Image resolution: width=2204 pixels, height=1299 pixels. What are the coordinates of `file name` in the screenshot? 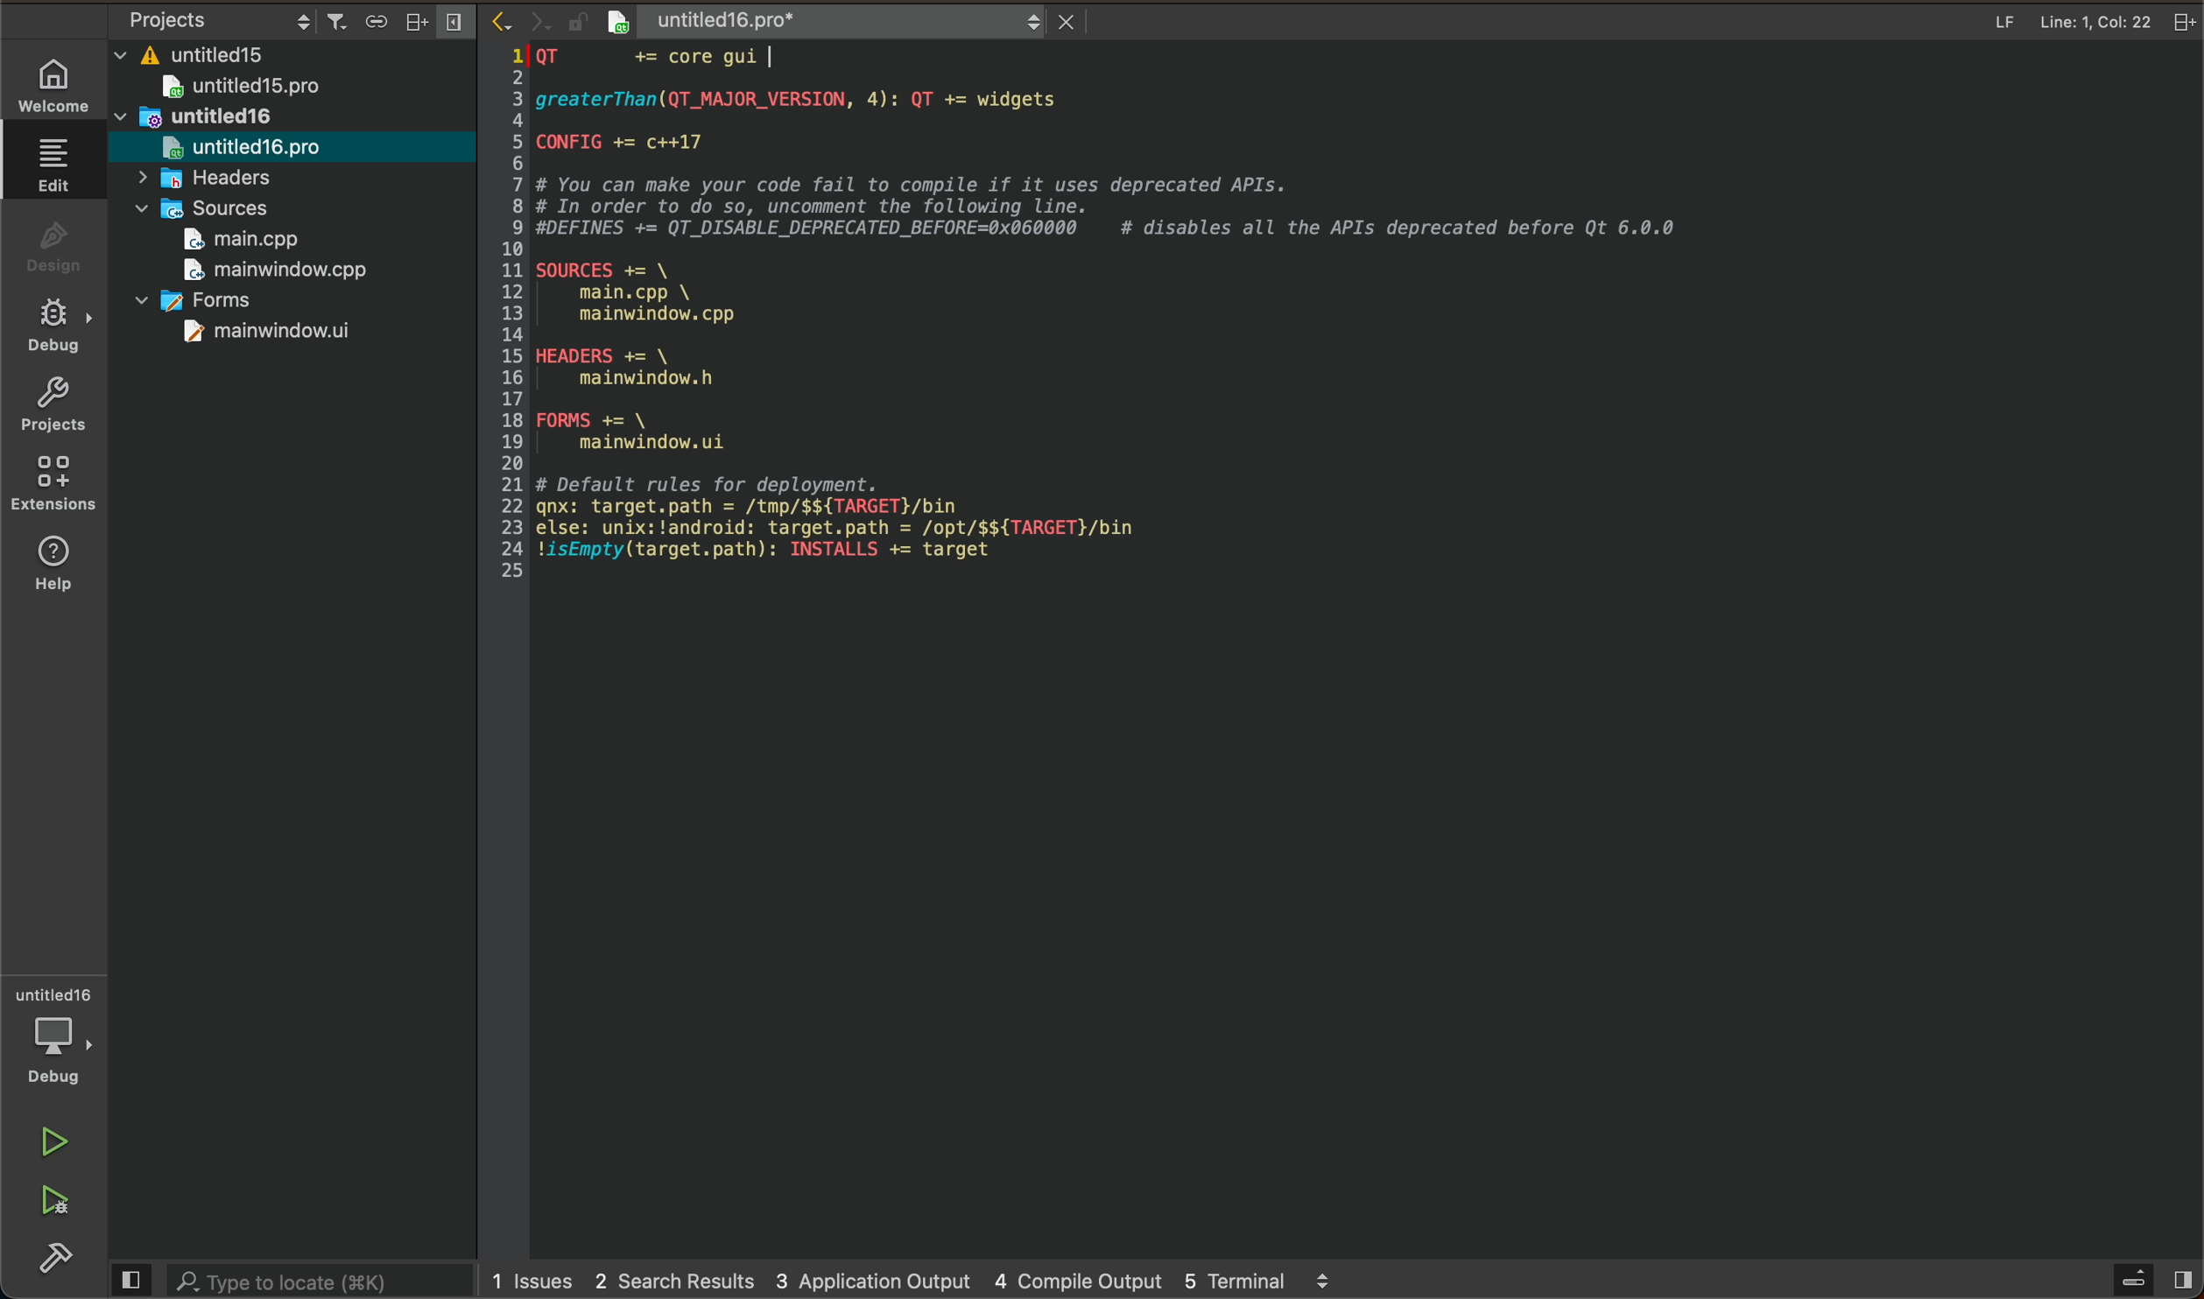 It's located at (786, 21).